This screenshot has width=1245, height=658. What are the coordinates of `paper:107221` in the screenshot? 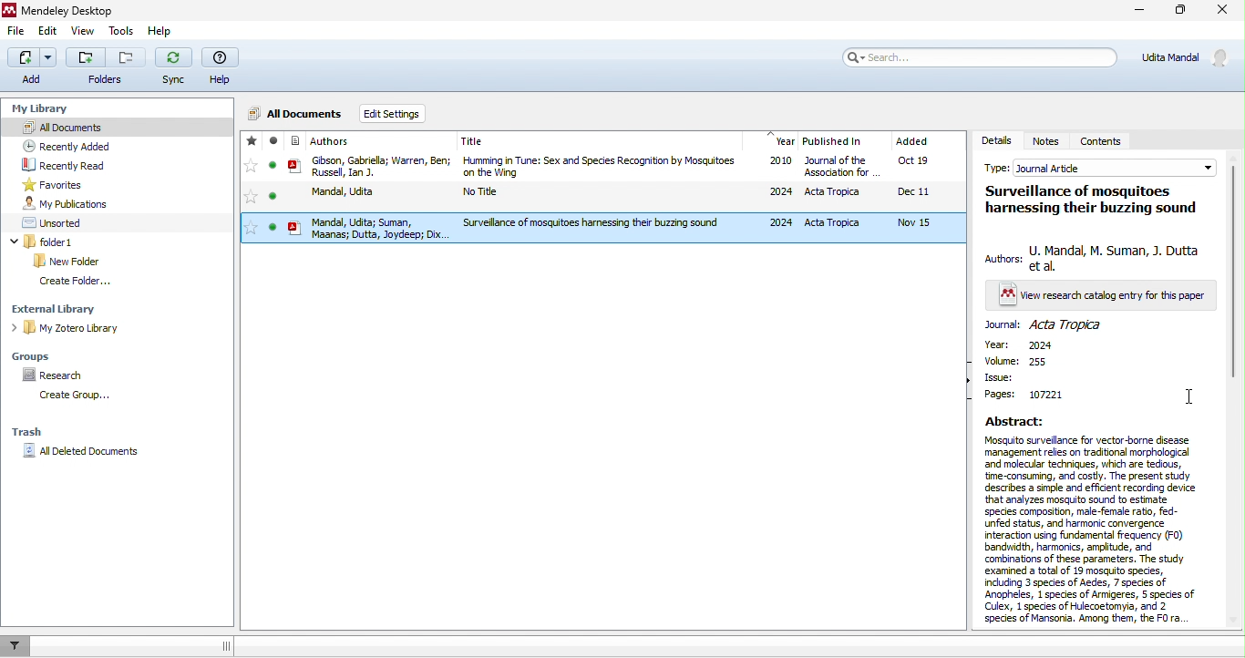 It's located at (1036, 399).